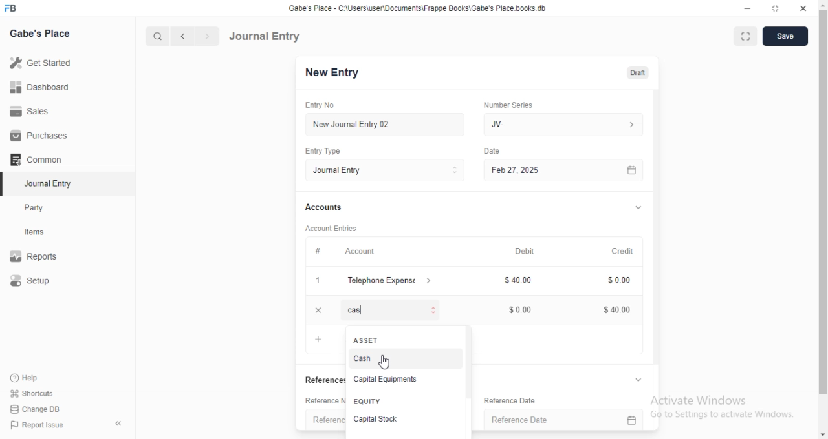 The height and width of the screenshot is (439, 828). Describe the element at coordinates (499, 150) in the screenshot. I see `Date` at that location.